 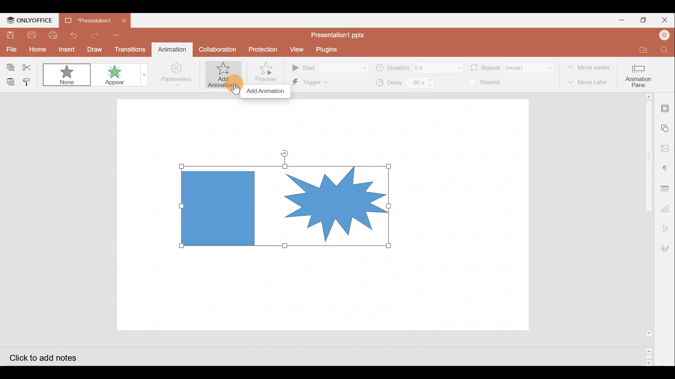 What do you see at coordinates (667, 129) in the screenshot?
I see `Shapes settings` at bounding box center [667, 129].